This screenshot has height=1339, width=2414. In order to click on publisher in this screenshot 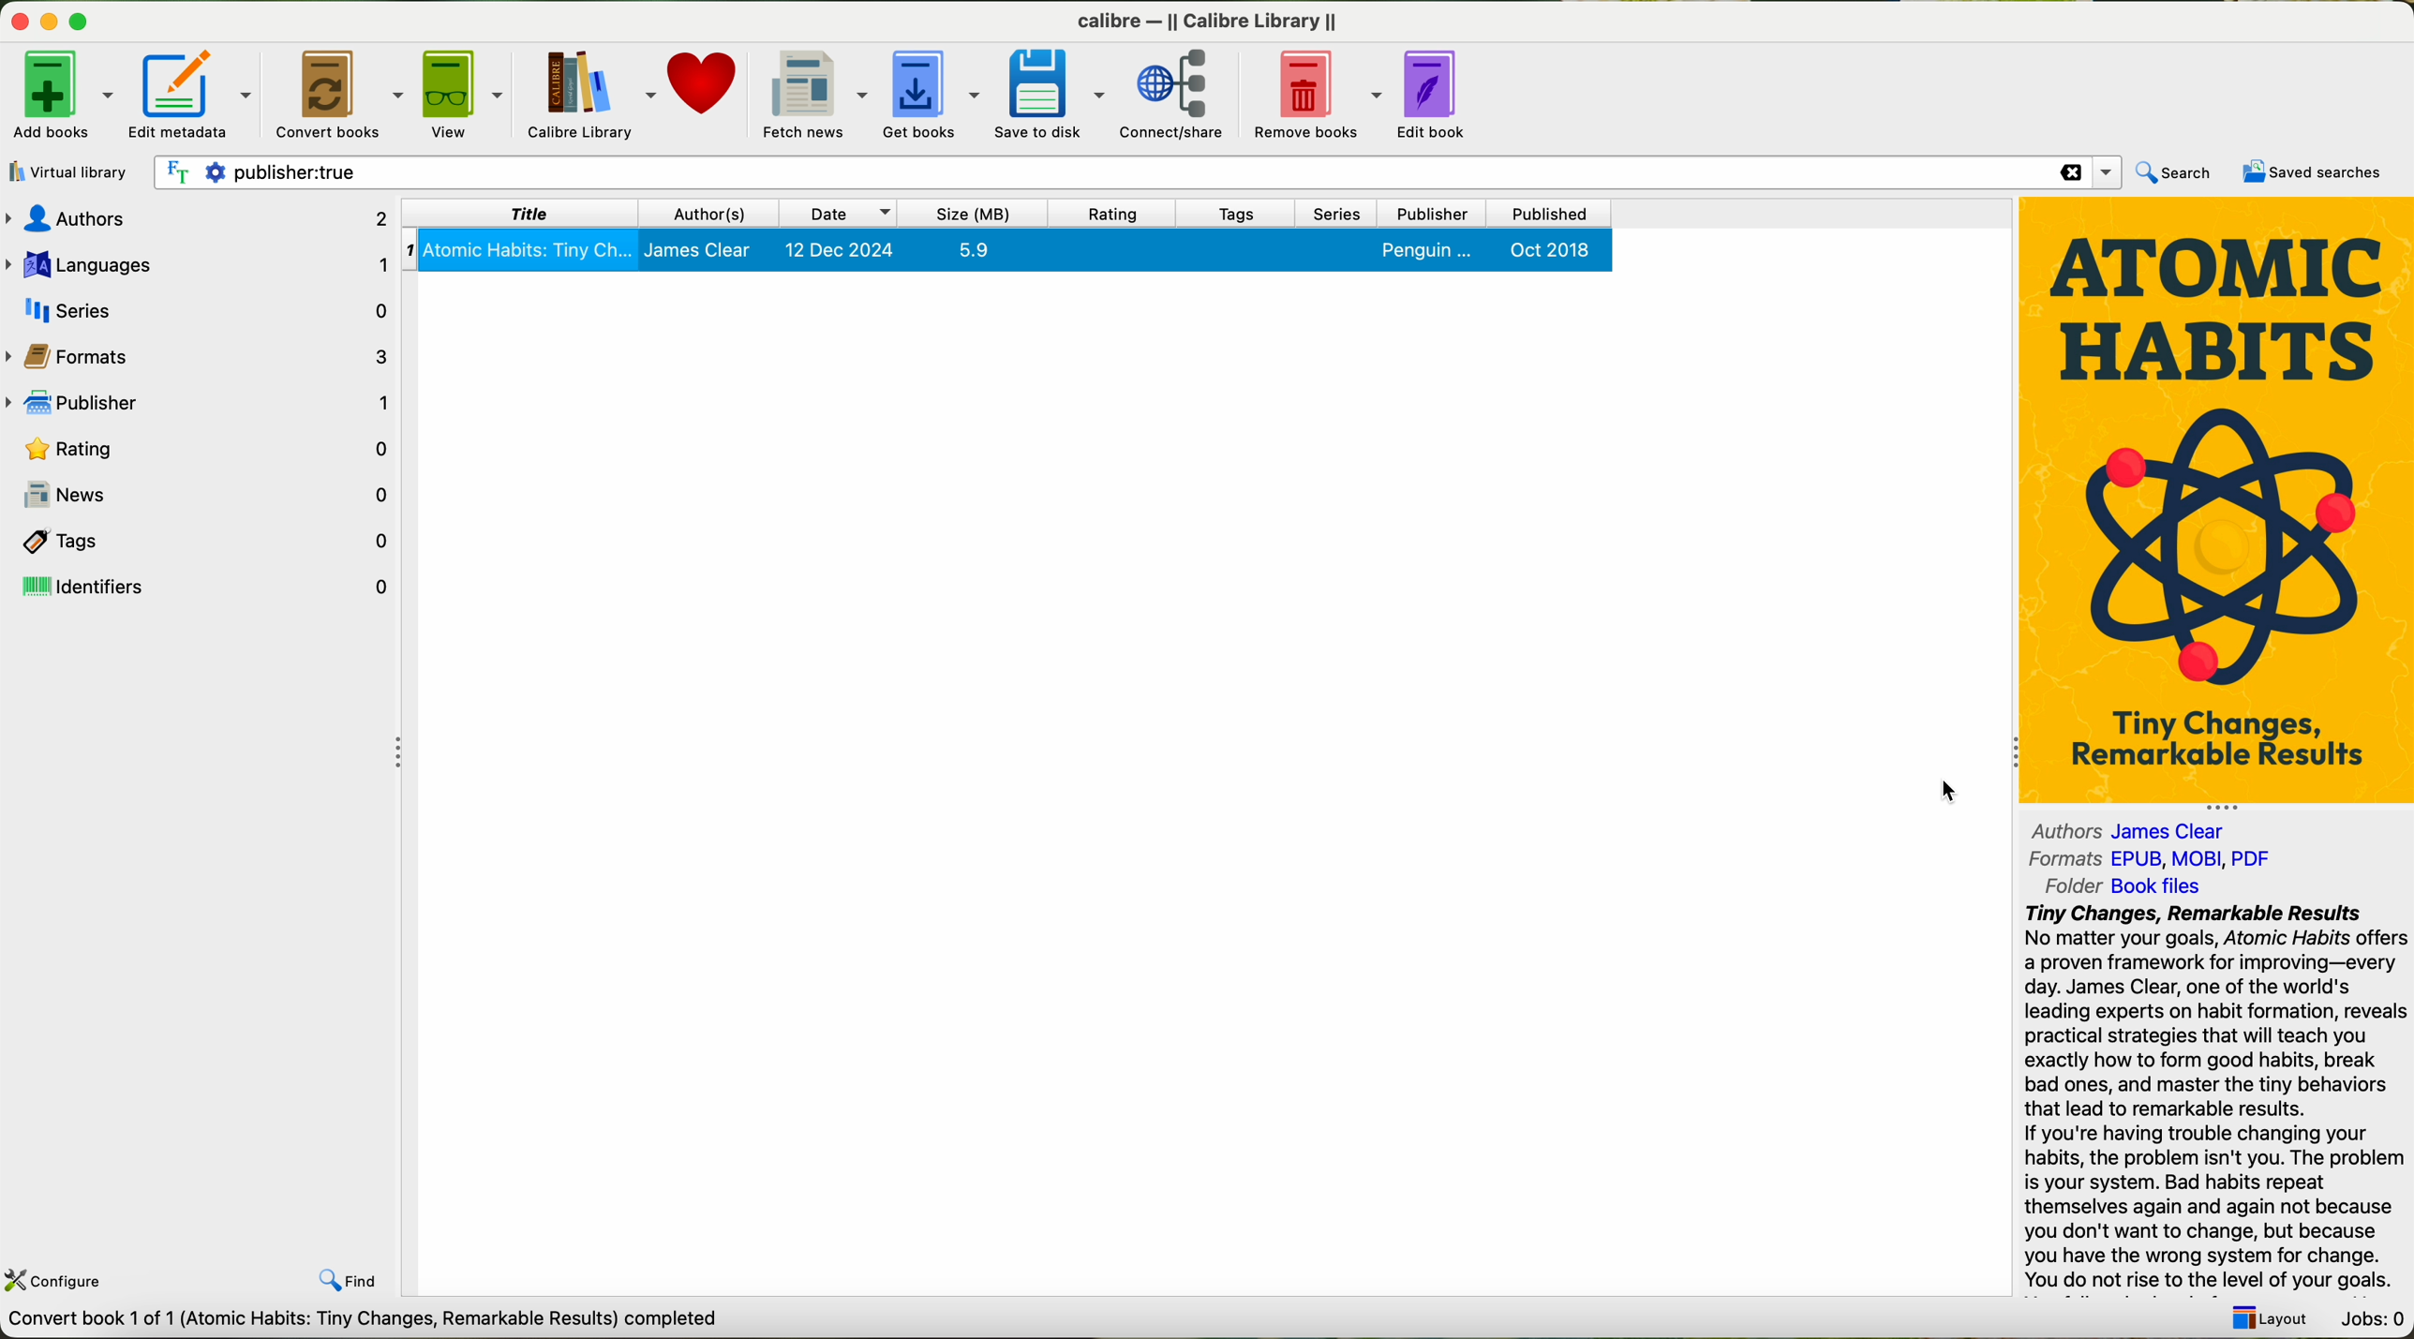, I will do `click(1430, 214)`.